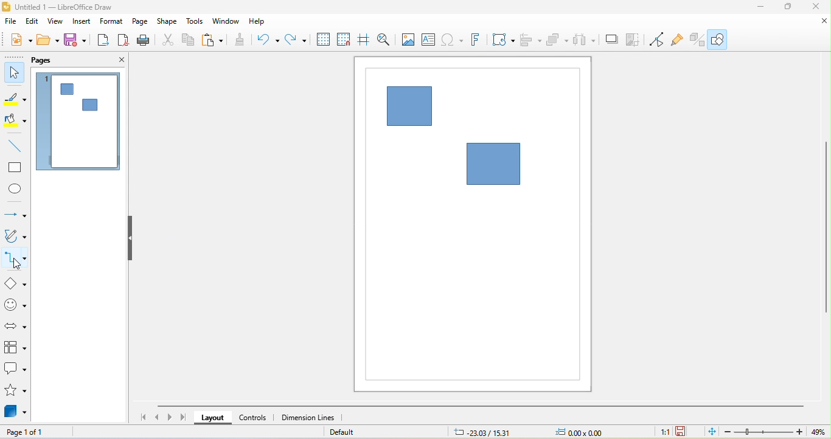  I want to click on redo, so click(296, 41).